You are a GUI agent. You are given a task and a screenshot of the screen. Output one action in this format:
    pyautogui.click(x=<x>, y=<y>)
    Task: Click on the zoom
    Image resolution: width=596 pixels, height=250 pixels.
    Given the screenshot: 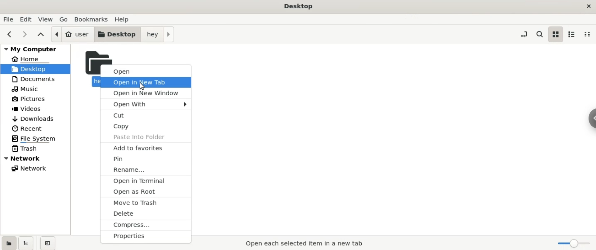 What is the action you would take?
    pyautogui.click(x=572, y=244)
    